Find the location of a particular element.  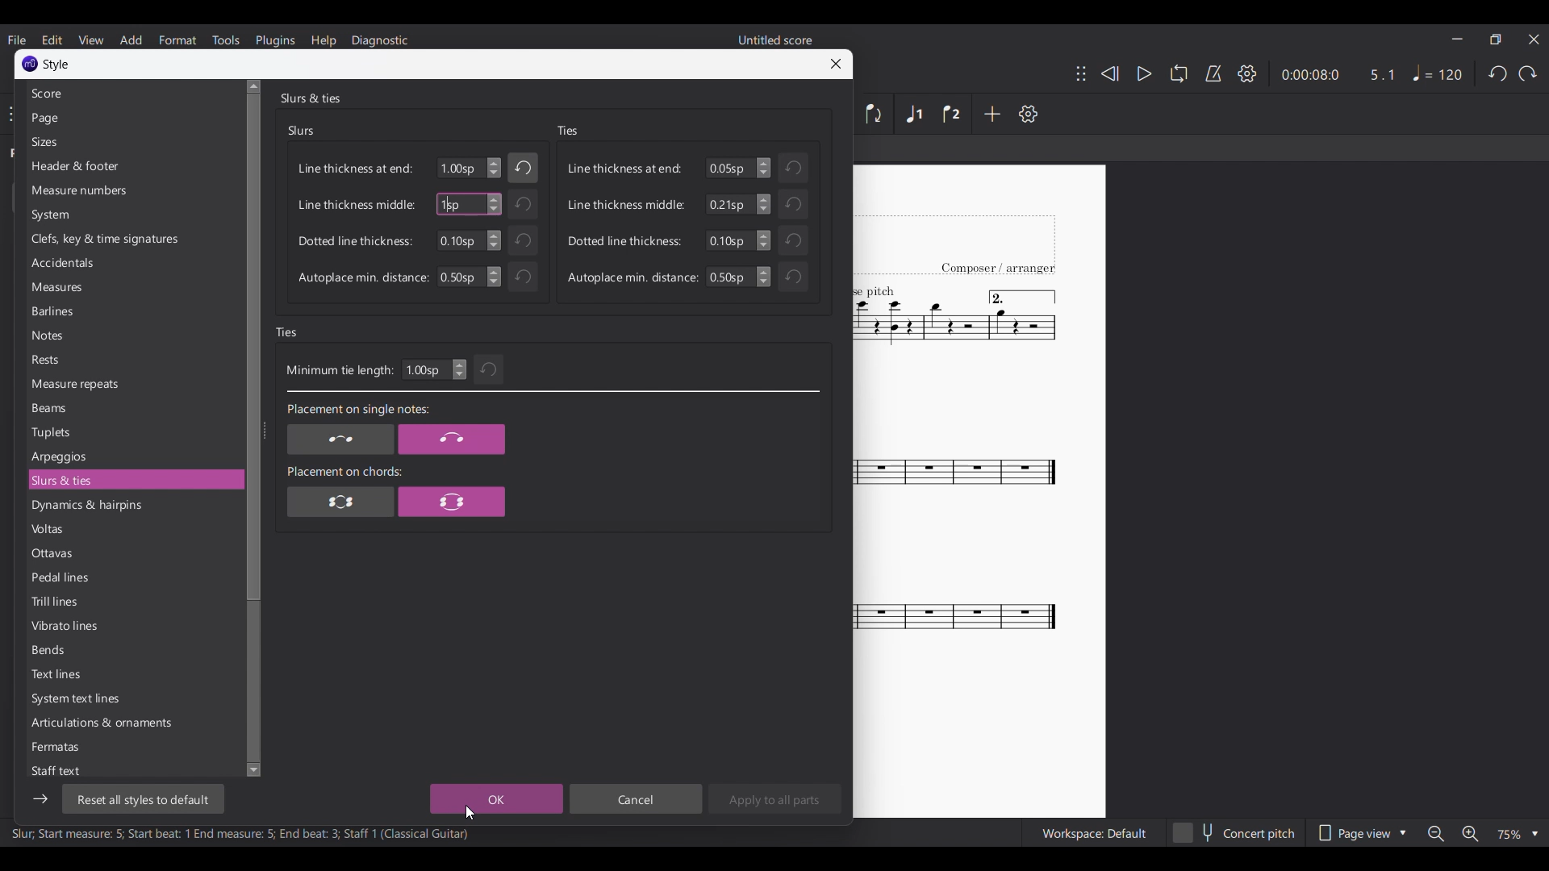

Placement on chord is located at coordinates (344, 471).